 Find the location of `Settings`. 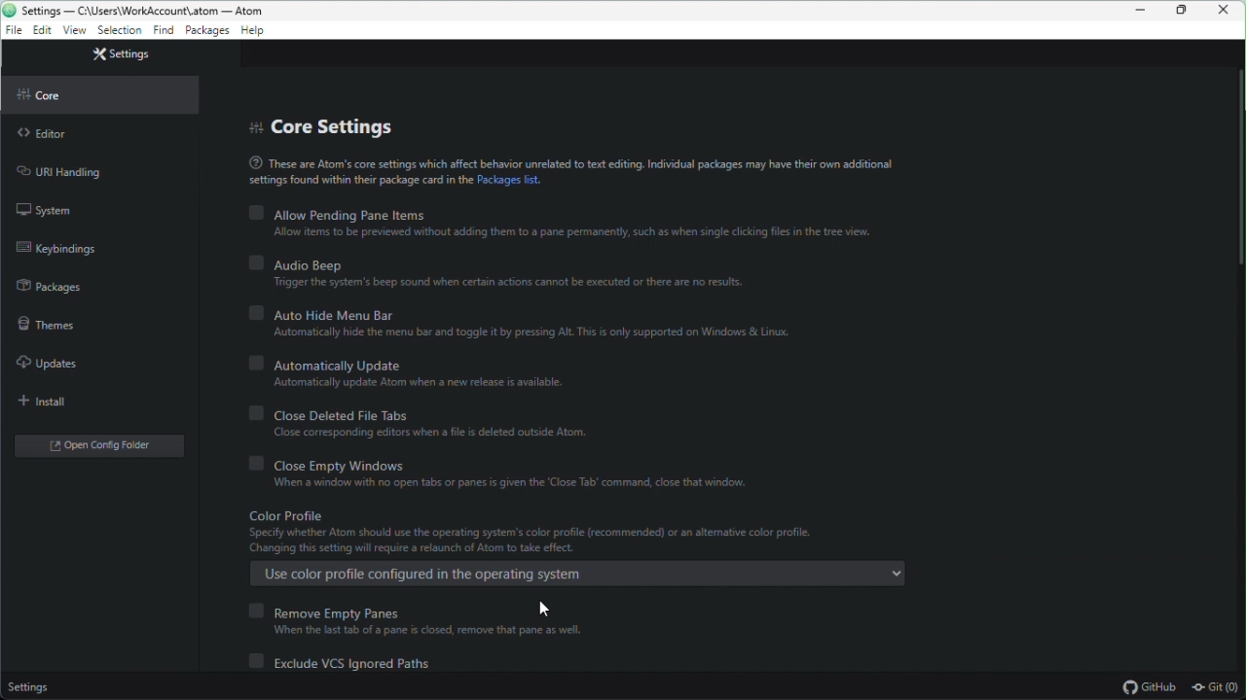

Settings is located at coordinates (29, 689).